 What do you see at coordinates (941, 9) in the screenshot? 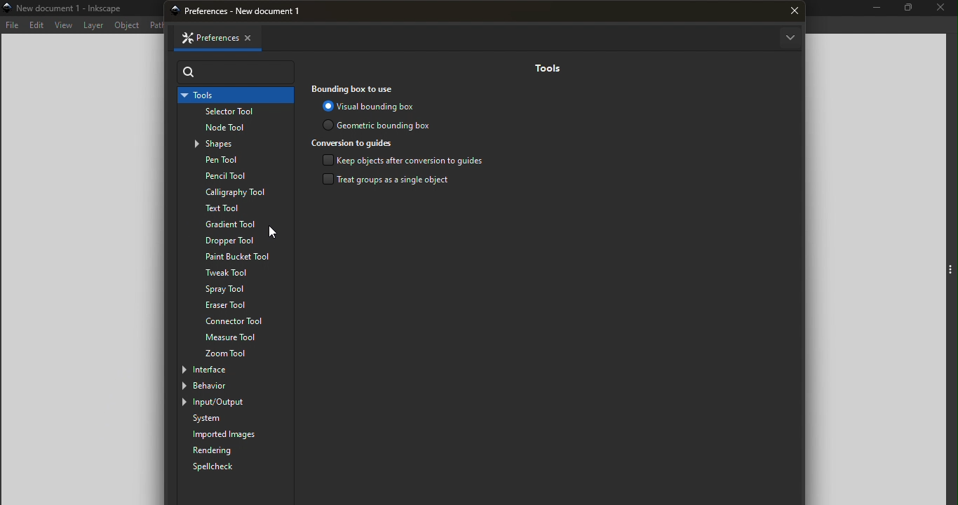
I see `Close` at bounding box center [941, 9].